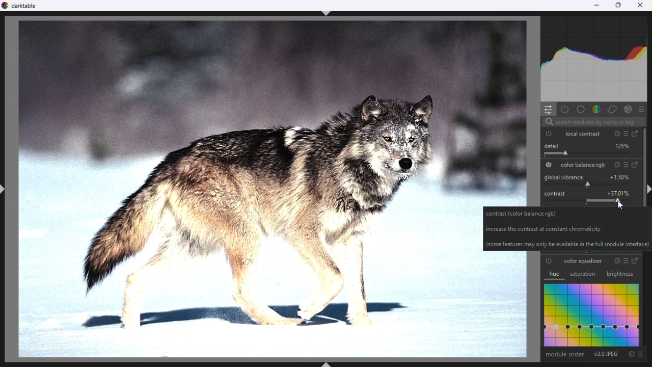  Describe the element at coordinates (631, 354) in the screenshot. I see `reset` at that location.